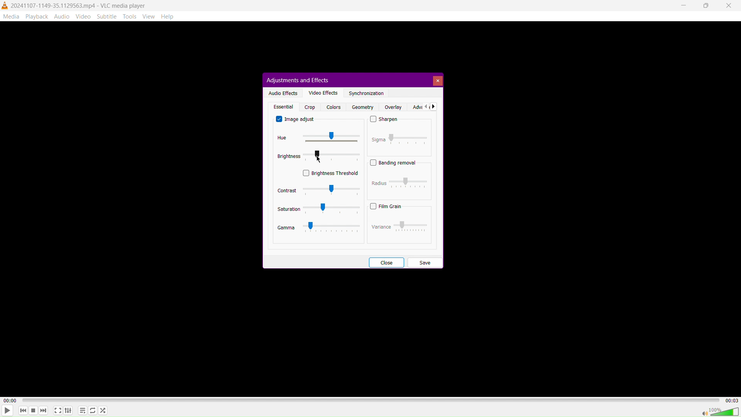 This screenshot has width=741, height=417. Describe the element at coordinates (684, 5) in the screenshot. I see `Minimize` at that location.